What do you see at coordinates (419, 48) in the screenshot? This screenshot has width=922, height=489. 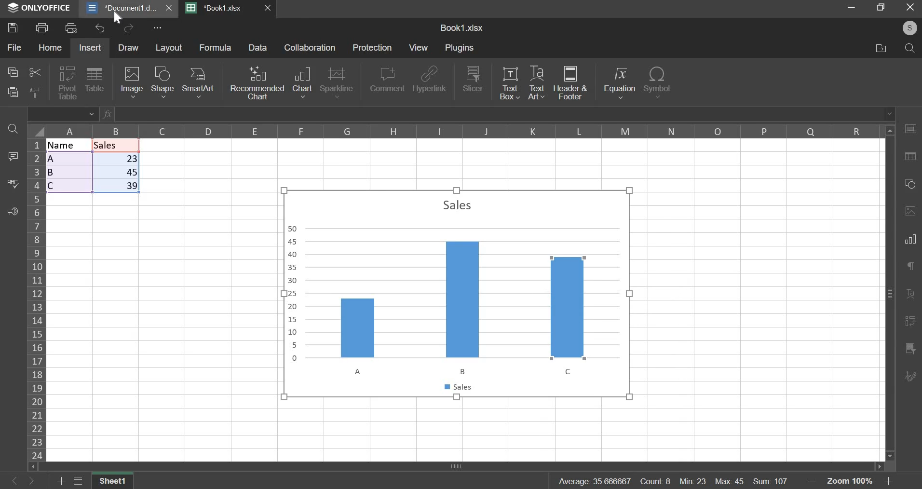 I see `view` at bounding box center [419, 48].